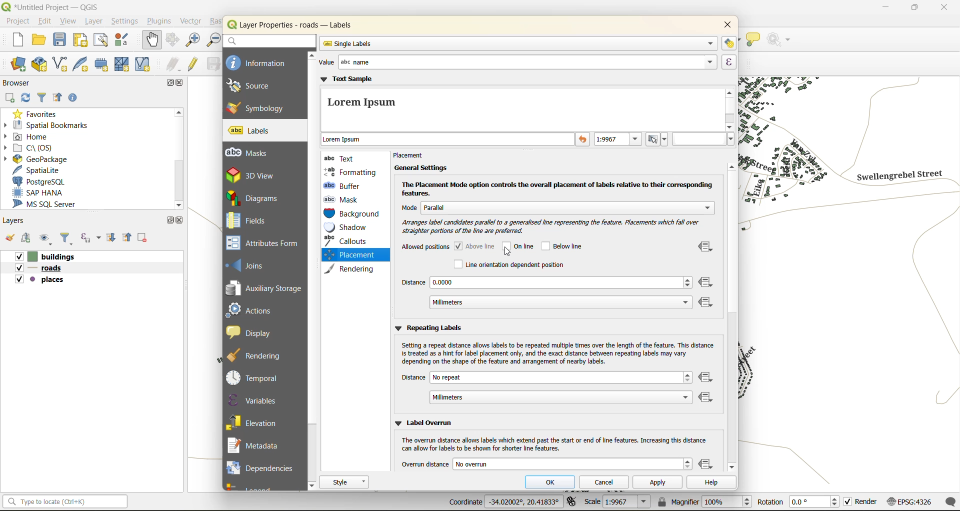  I want to click on maximize, so click(914, 9).